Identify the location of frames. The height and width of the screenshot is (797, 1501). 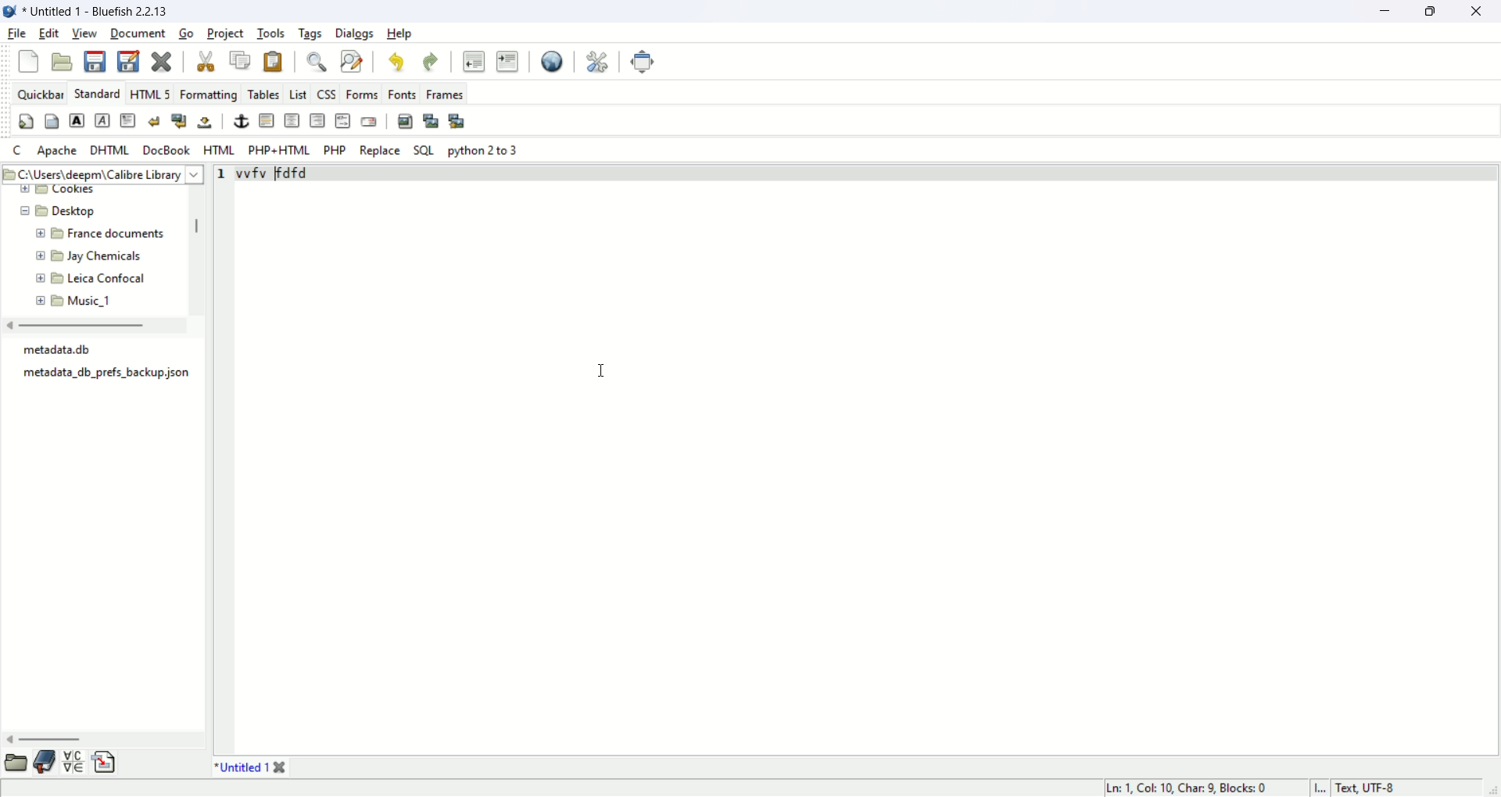
(446, 94).